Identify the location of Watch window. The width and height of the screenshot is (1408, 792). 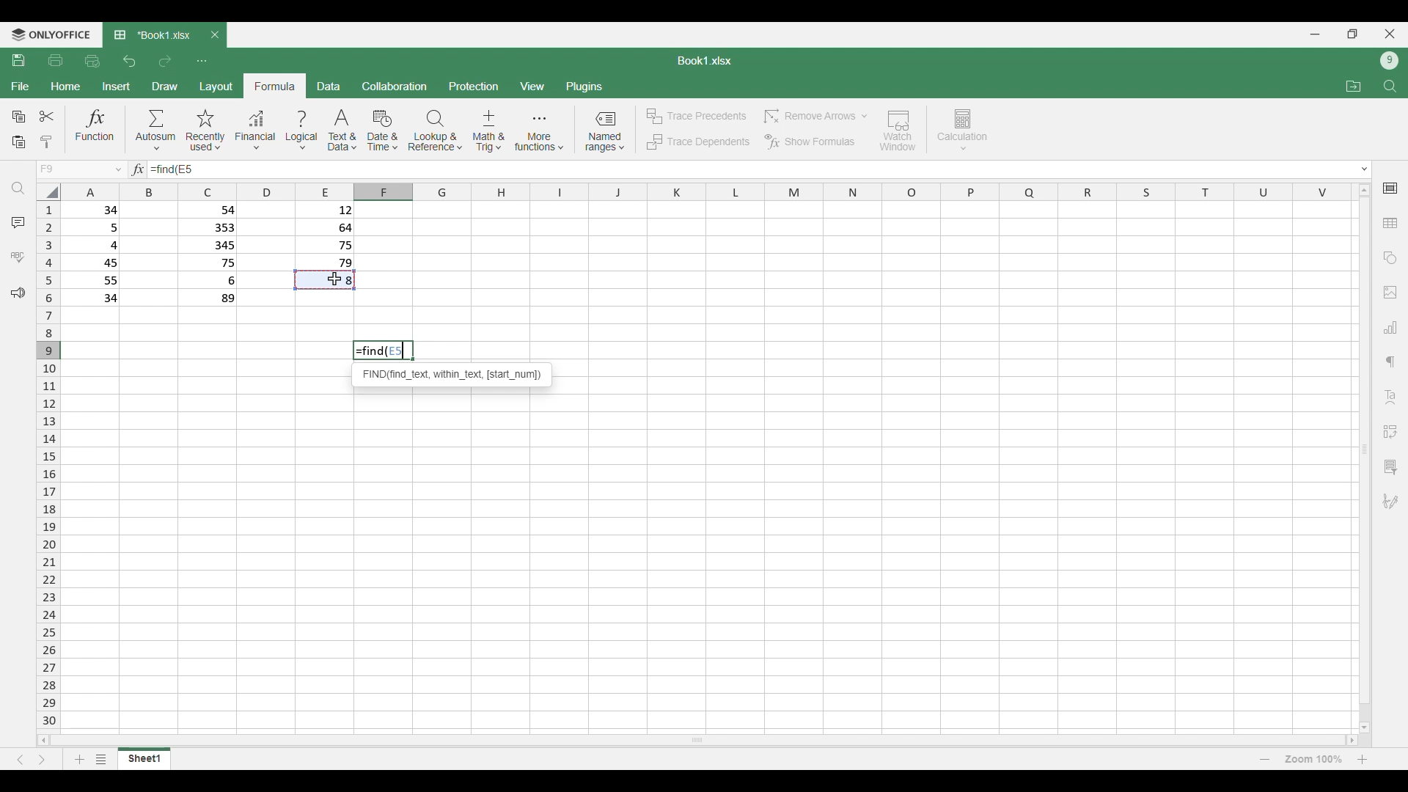
(898, 131).